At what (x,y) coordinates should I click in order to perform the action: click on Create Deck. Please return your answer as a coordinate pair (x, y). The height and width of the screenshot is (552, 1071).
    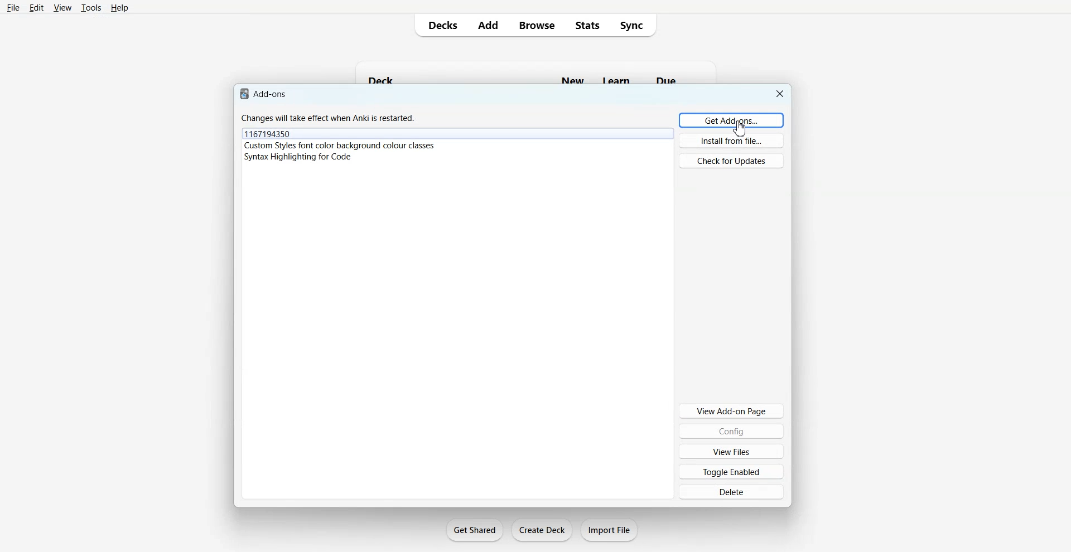
    Looking at the image, I should click on (542, 530).